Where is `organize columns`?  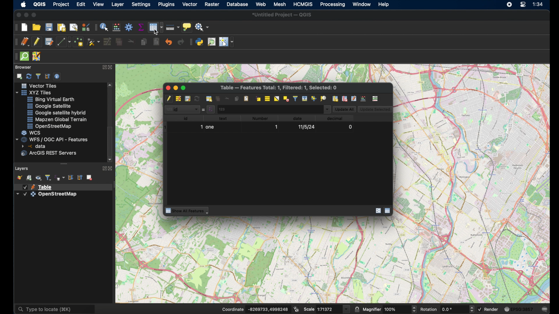
organize columns is located at coordinates (353, 98).